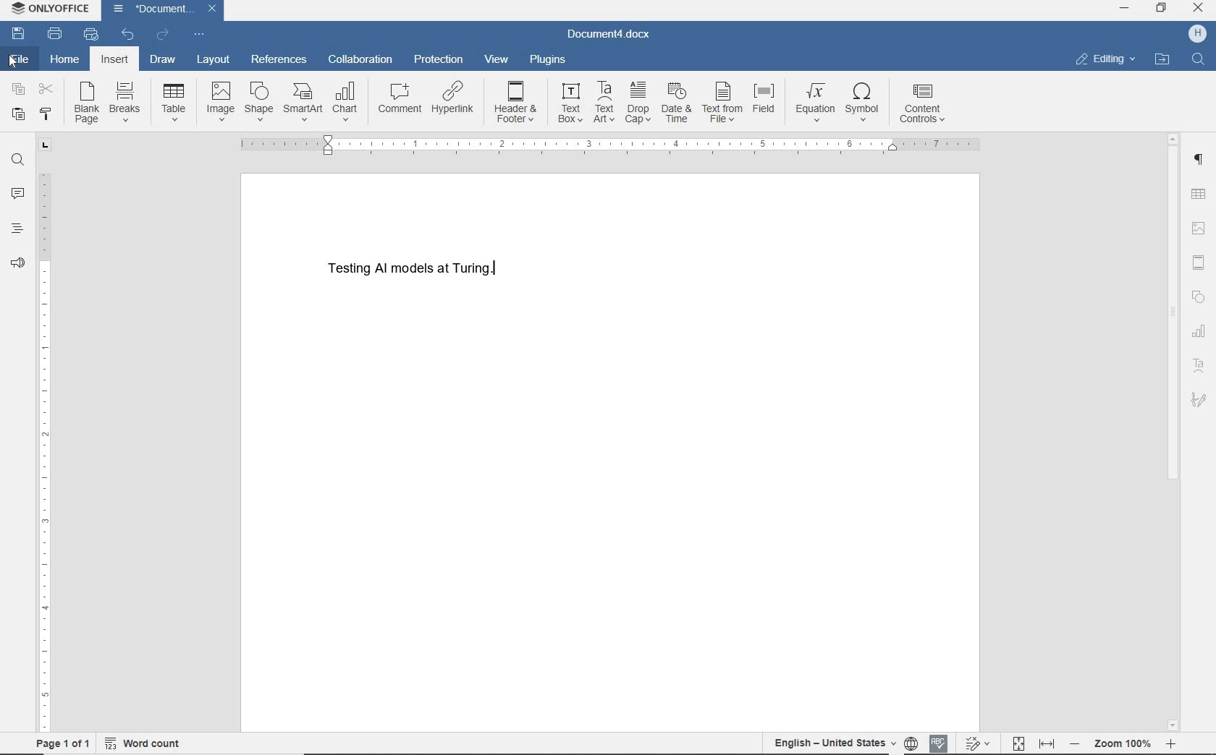 The width and height of the screenshot is (1216, 755). Describe the element at coordinates (1201, 400) in the screenshot. I see `signature` at that location.